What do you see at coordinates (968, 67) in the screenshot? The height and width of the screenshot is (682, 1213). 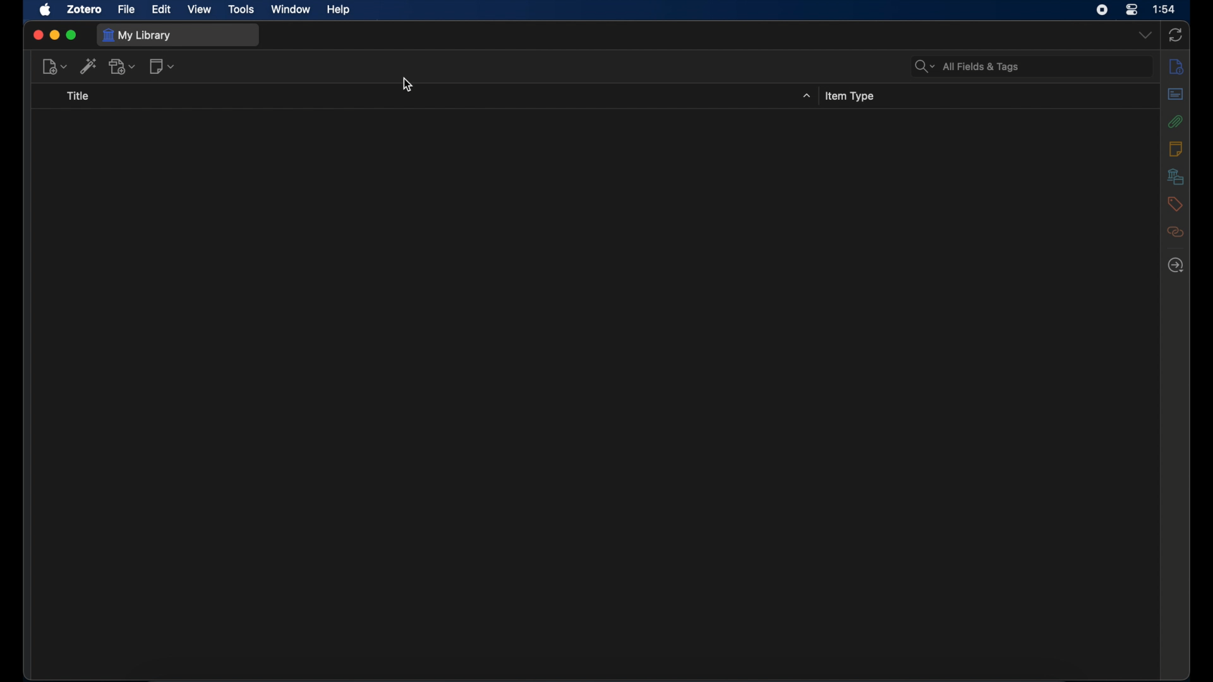 I see `search bar` at bounding box center [968, 67].